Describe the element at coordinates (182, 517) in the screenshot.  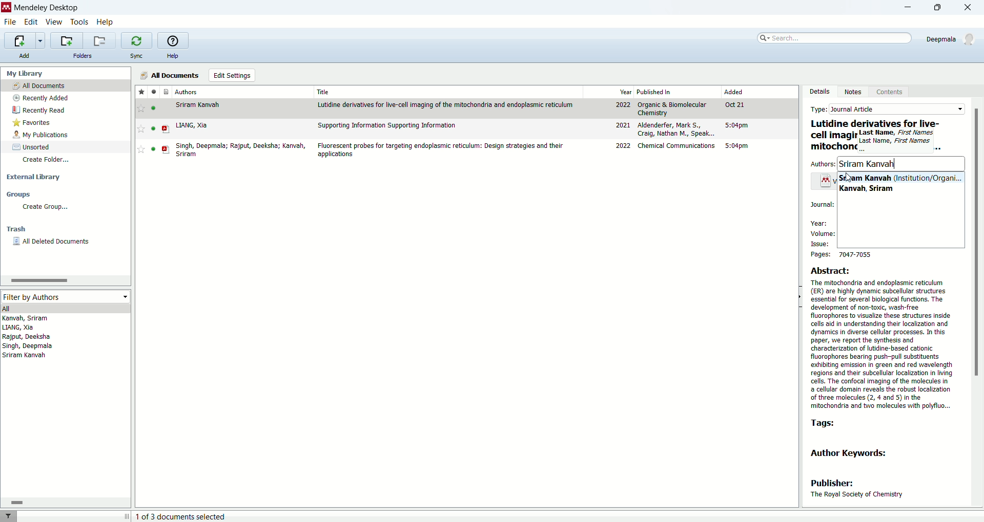
I see `document selected` at that location.